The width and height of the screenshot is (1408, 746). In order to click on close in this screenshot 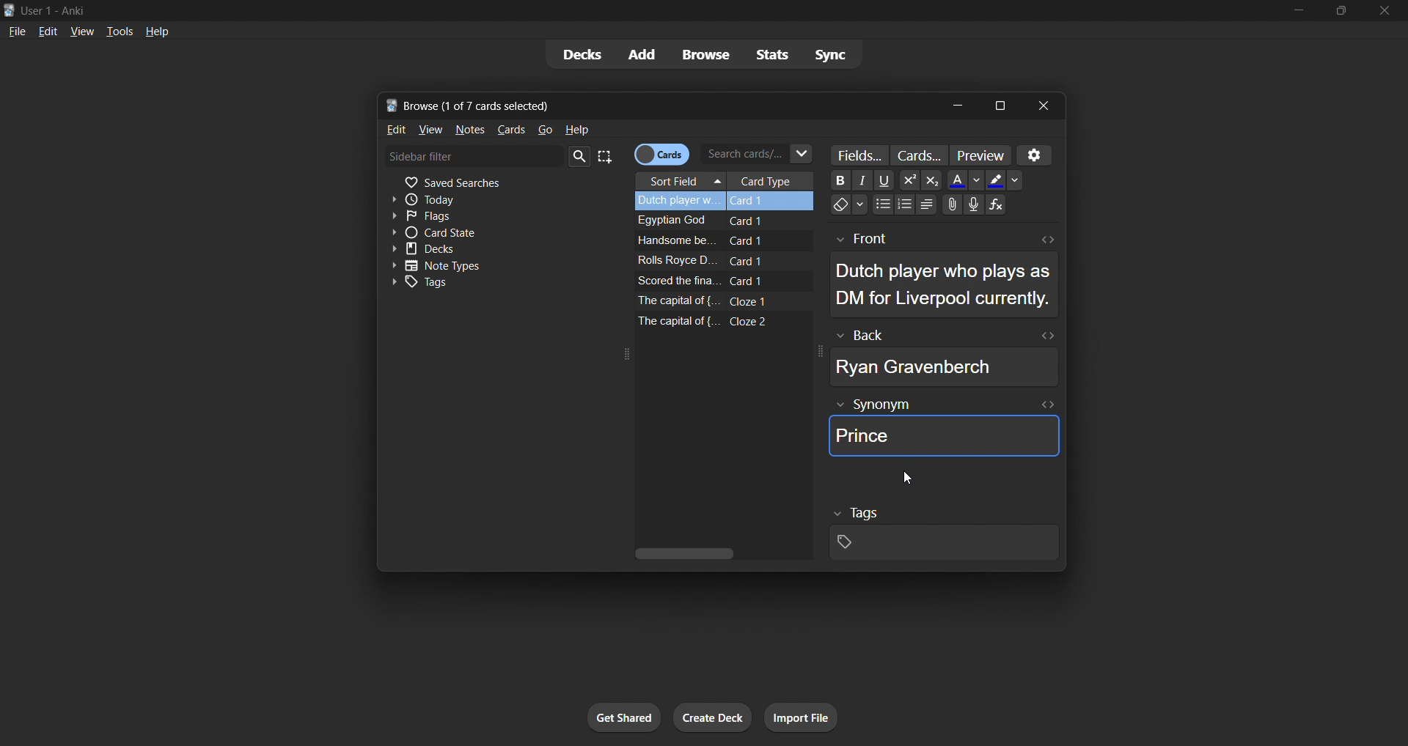, I will do `click(1044, 105)`.